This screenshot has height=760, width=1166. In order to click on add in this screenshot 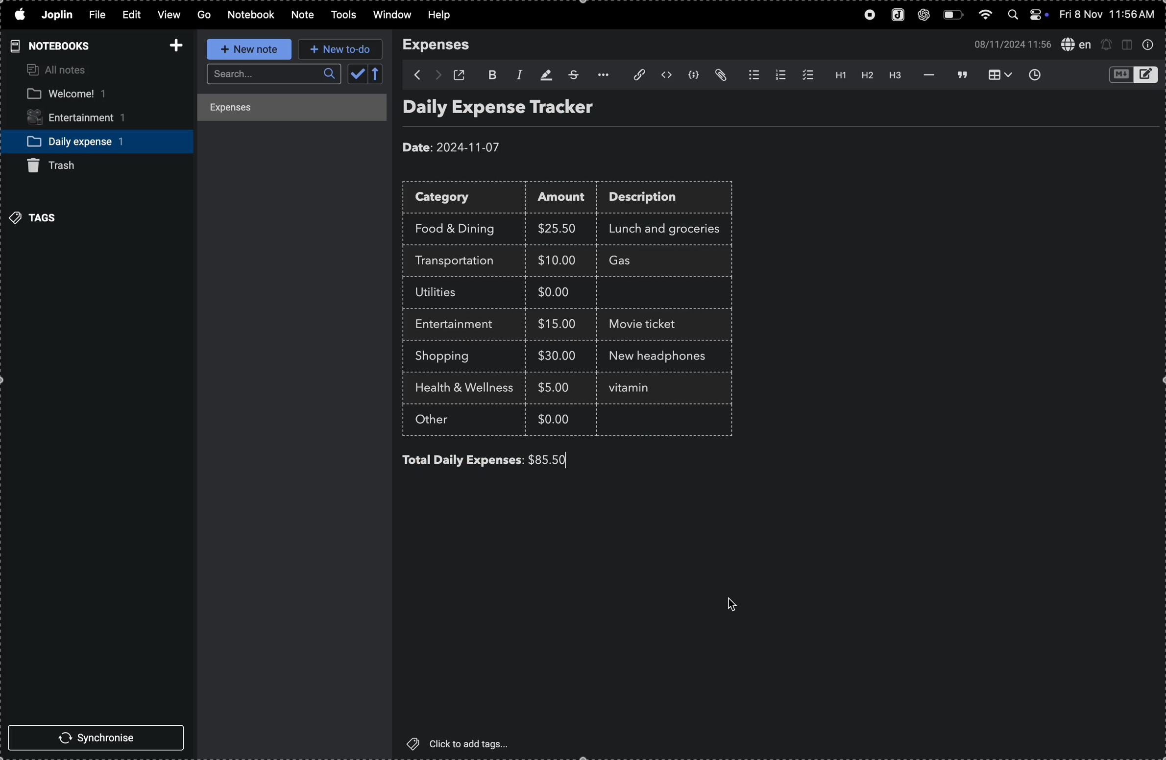, I will do `click(173, 42)`.